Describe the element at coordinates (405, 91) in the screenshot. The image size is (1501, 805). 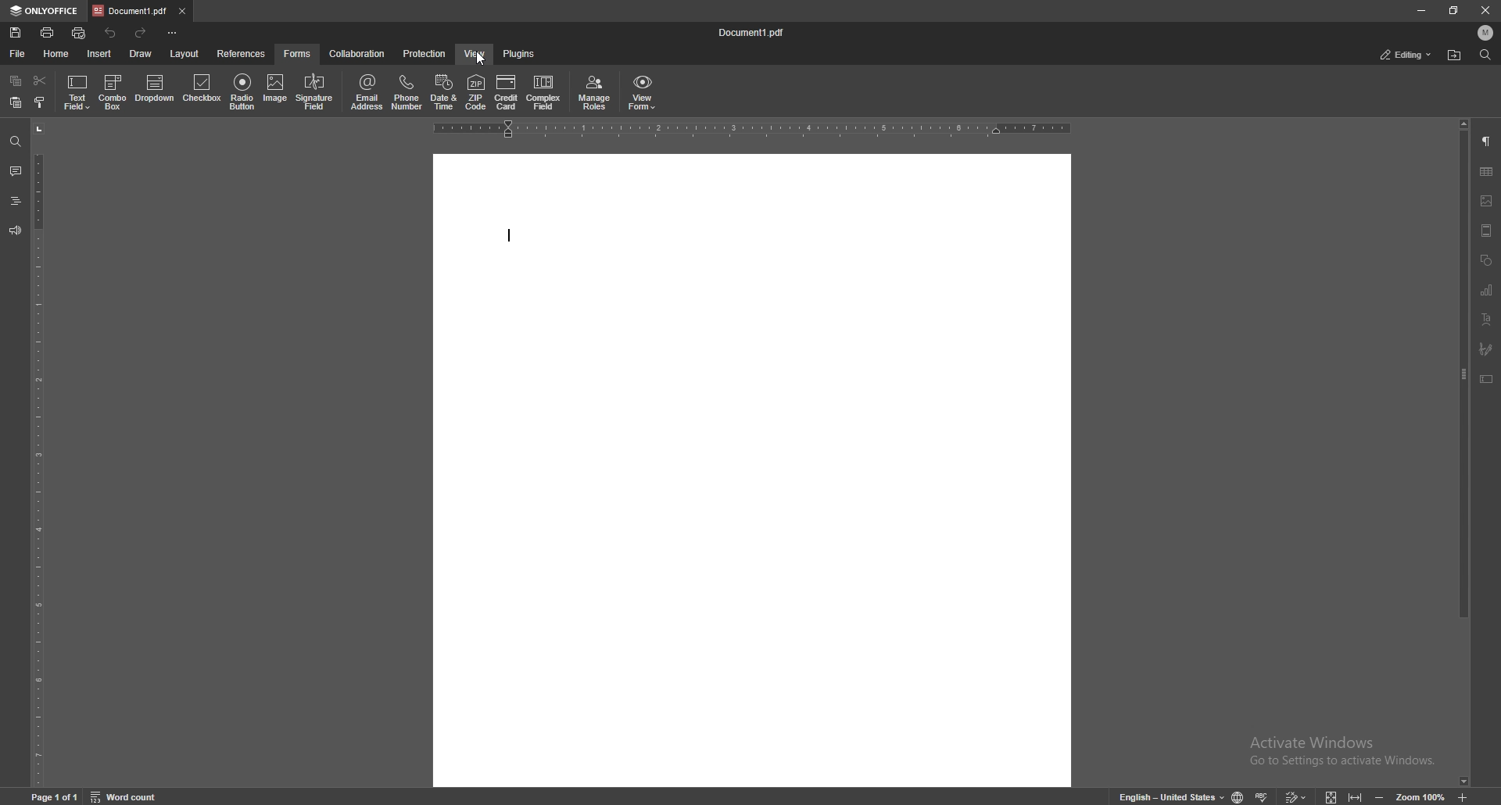
I see `phone number` at that location.